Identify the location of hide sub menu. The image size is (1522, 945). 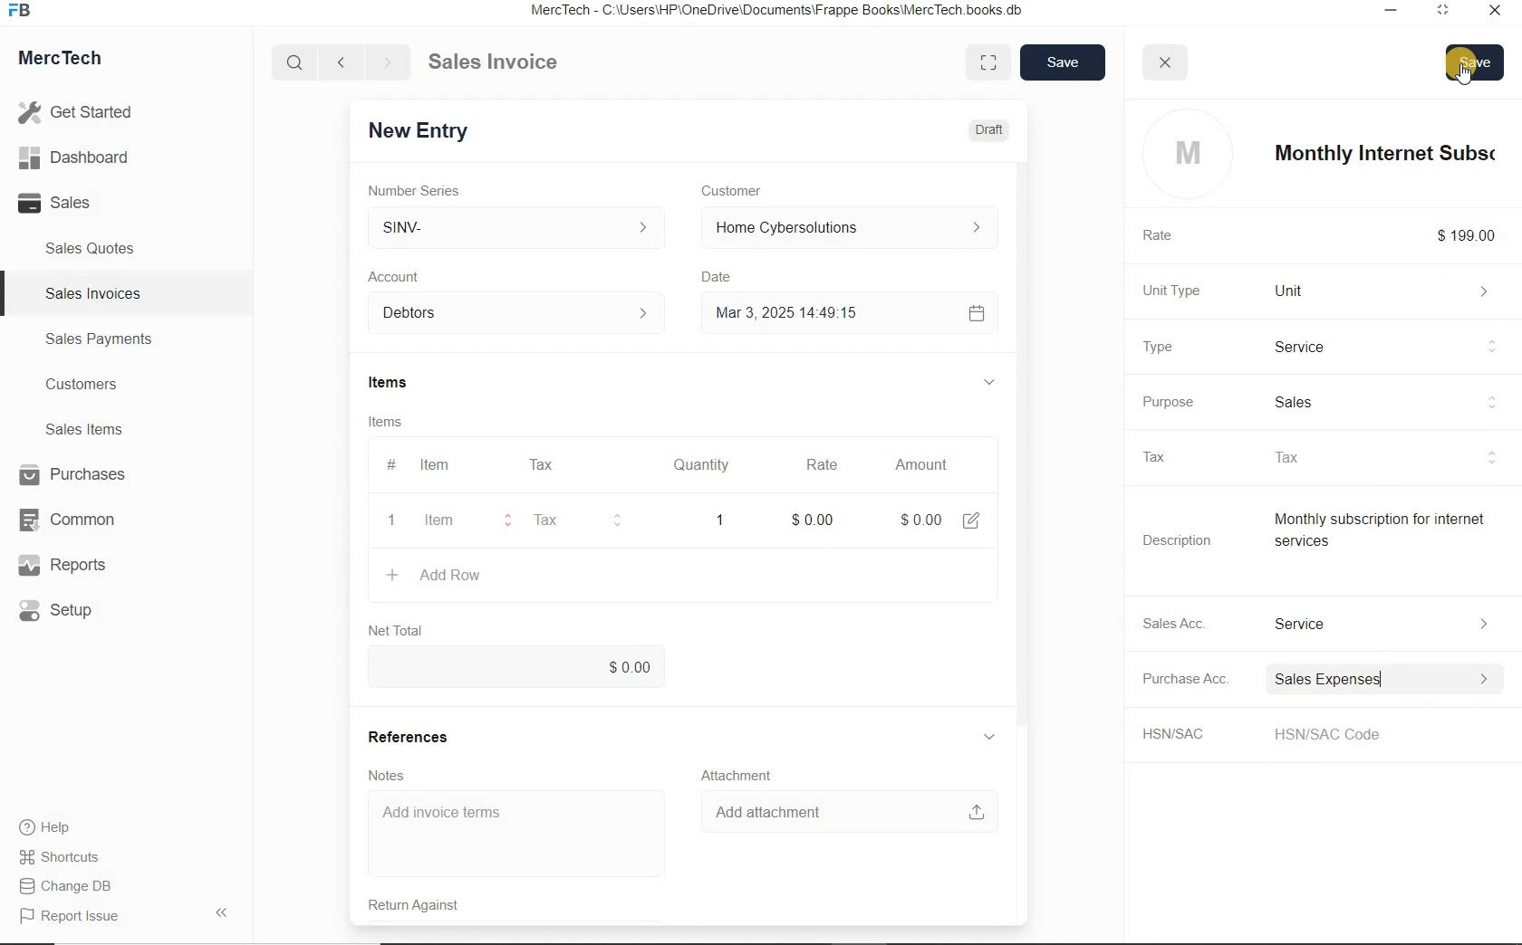
(990, 737).